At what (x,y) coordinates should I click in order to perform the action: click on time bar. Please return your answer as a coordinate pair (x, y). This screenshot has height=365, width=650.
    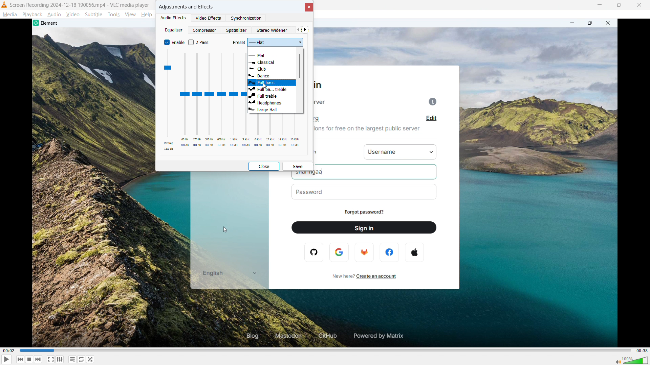
    Looking at the image, I should click on (324, 350).